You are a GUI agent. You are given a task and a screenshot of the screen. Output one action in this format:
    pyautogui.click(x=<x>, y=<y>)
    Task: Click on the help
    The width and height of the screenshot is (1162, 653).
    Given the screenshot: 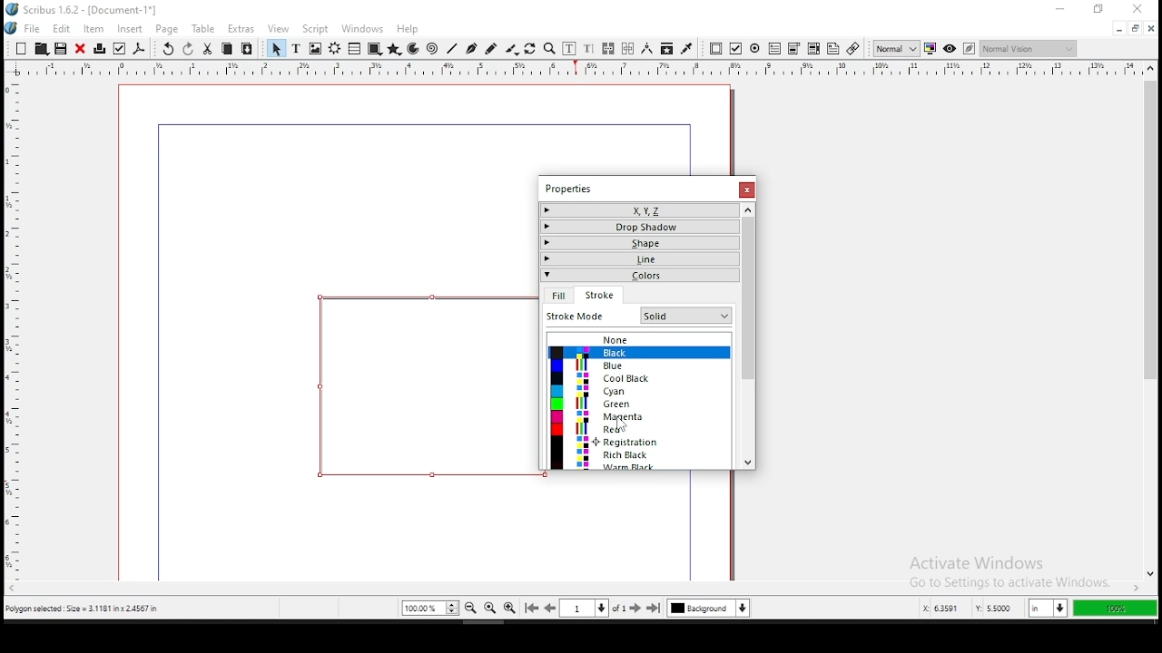 What is the action you would take?
    pyautogui.click(x=408, y=29)
    